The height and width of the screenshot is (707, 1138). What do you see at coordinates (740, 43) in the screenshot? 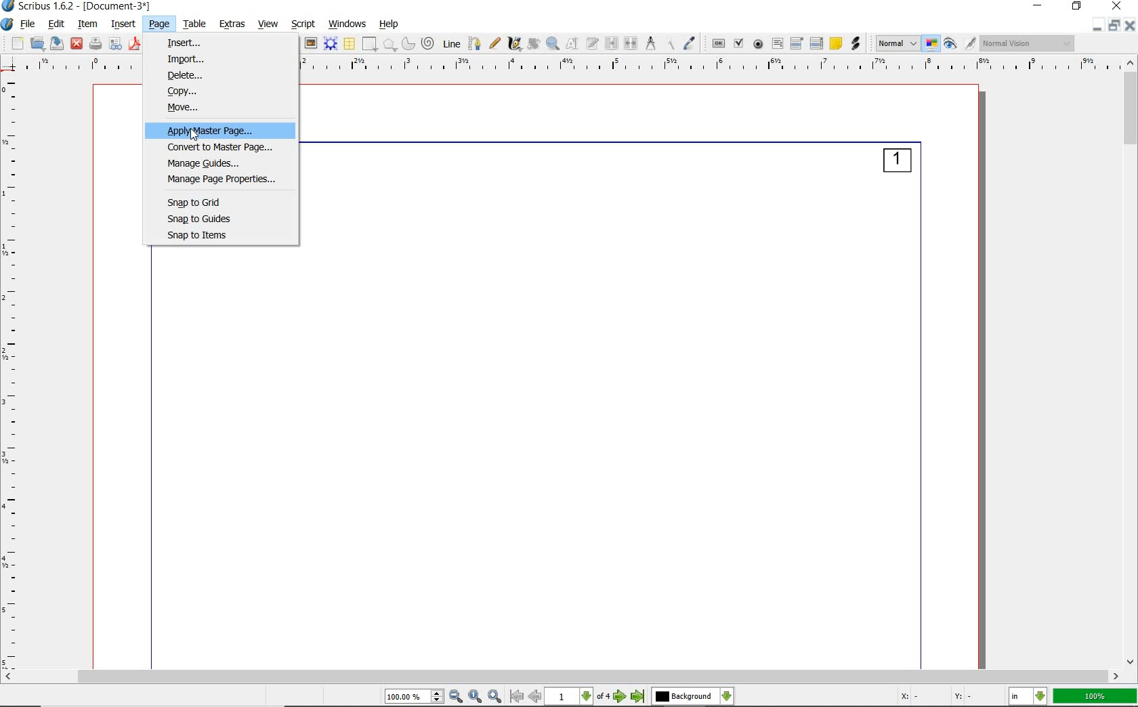
I see `pdf check box` at bounding box center [740, 43].